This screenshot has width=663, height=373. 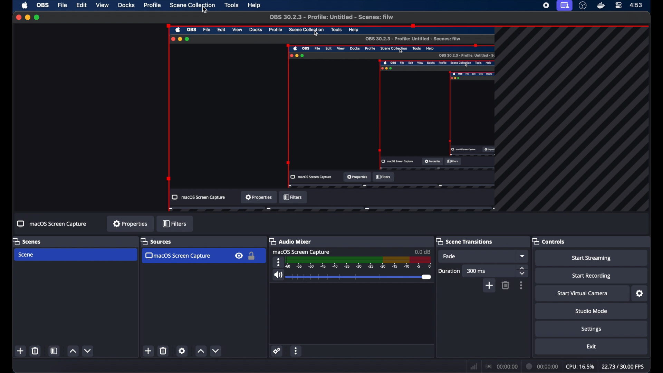 I want to click on close, so click(x=17, y=17).